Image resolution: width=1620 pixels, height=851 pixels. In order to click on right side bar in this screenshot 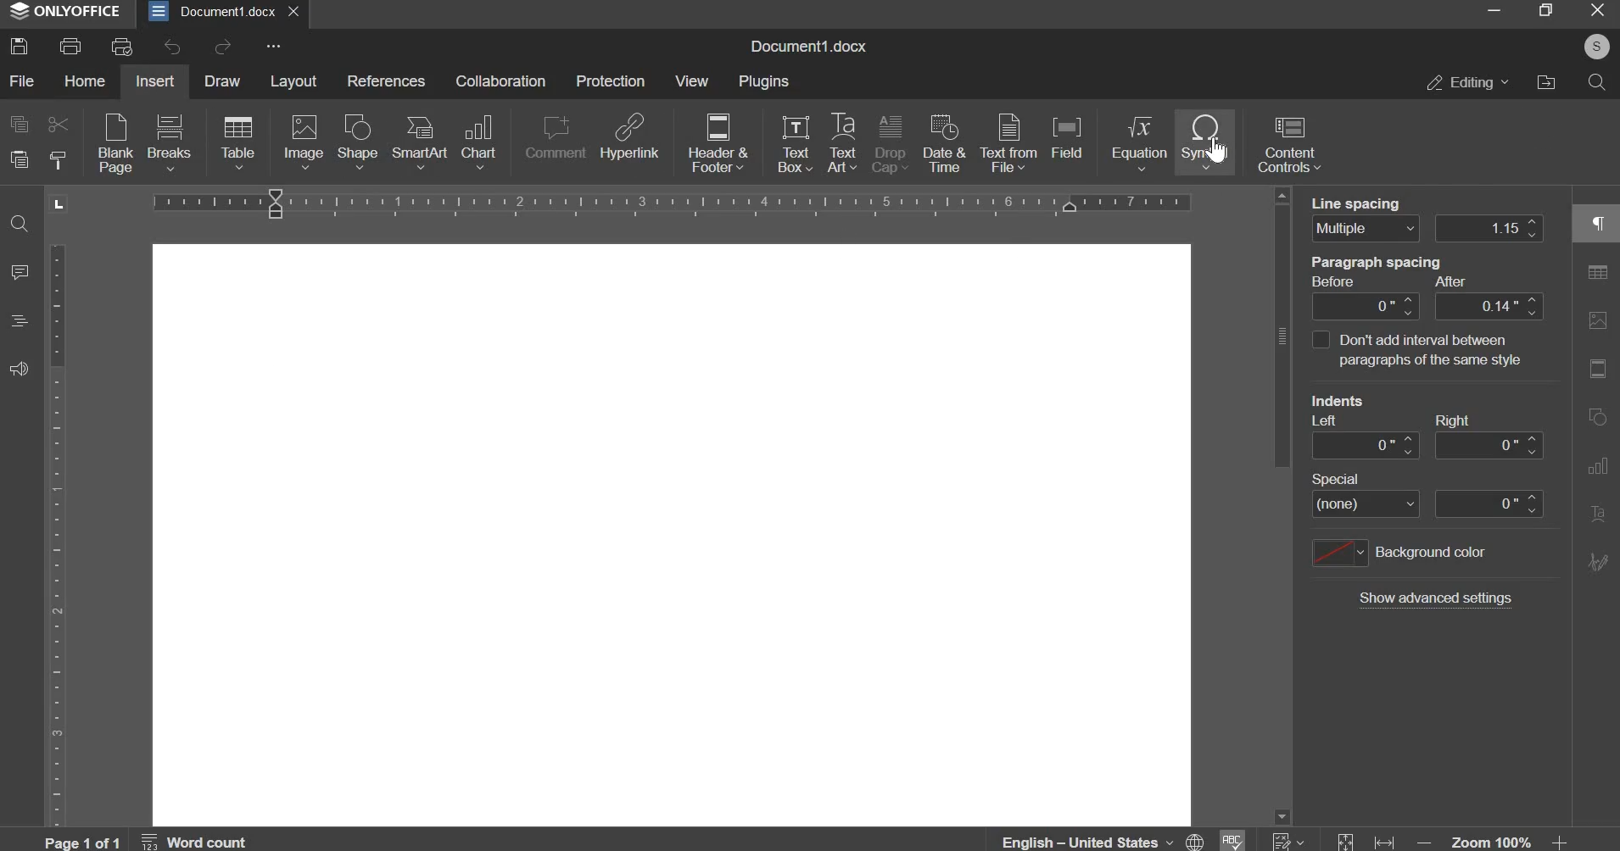, I will do `click(1593, 389)`.